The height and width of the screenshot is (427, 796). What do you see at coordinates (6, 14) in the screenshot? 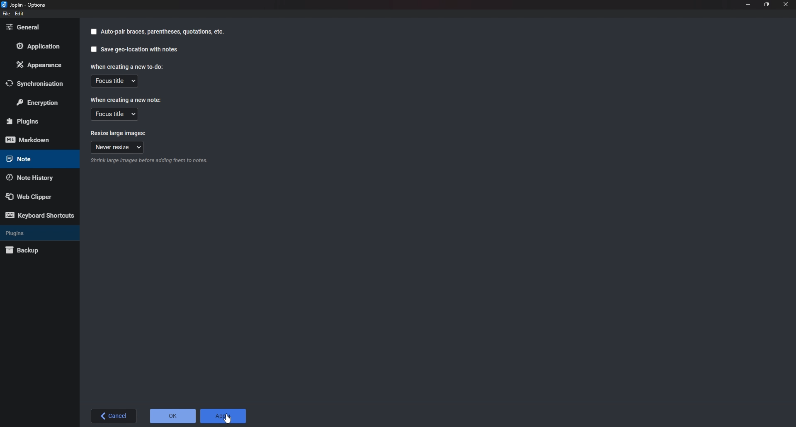
I see `File` at bounding box center [6, 14].